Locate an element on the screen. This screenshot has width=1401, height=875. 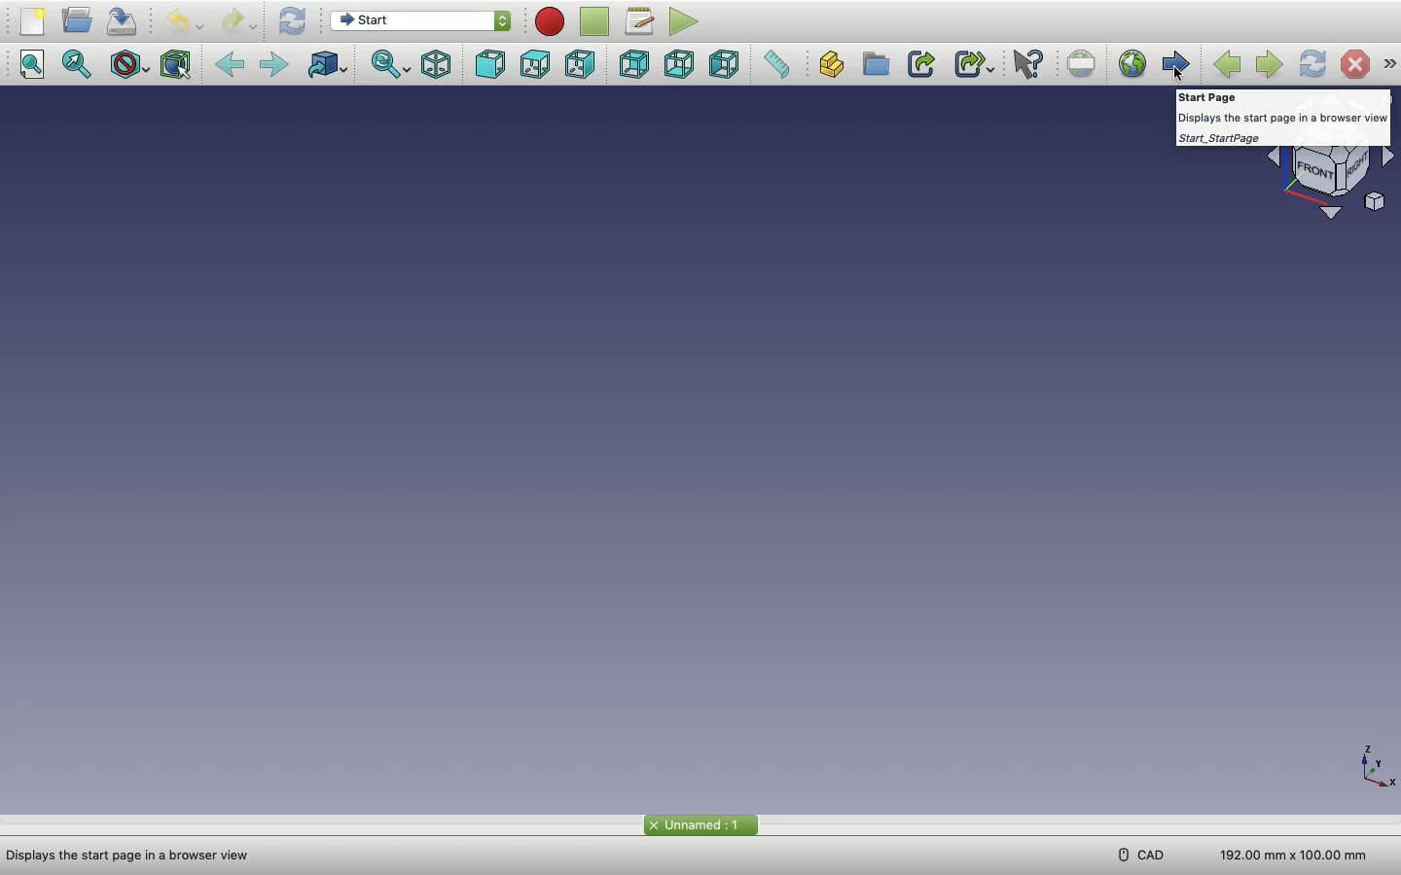
Save is located at coordinates (123, 20).